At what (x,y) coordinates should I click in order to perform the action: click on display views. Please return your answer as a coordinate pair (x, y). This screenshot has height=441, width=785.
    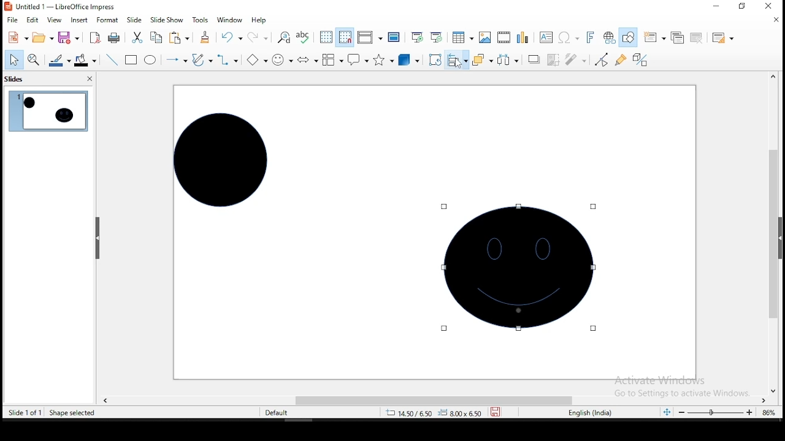
    Looking at the image, I should click on (369, 37).